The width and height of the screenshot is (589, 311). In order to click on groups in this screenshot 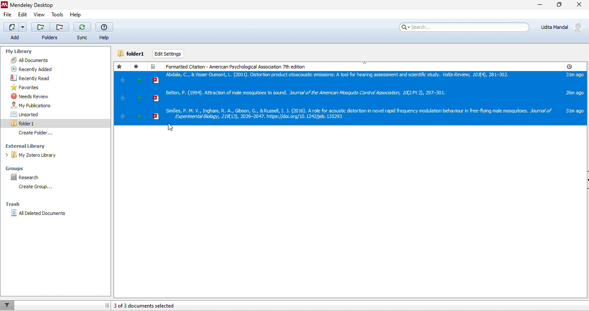, I will do `click(24, 166)`.